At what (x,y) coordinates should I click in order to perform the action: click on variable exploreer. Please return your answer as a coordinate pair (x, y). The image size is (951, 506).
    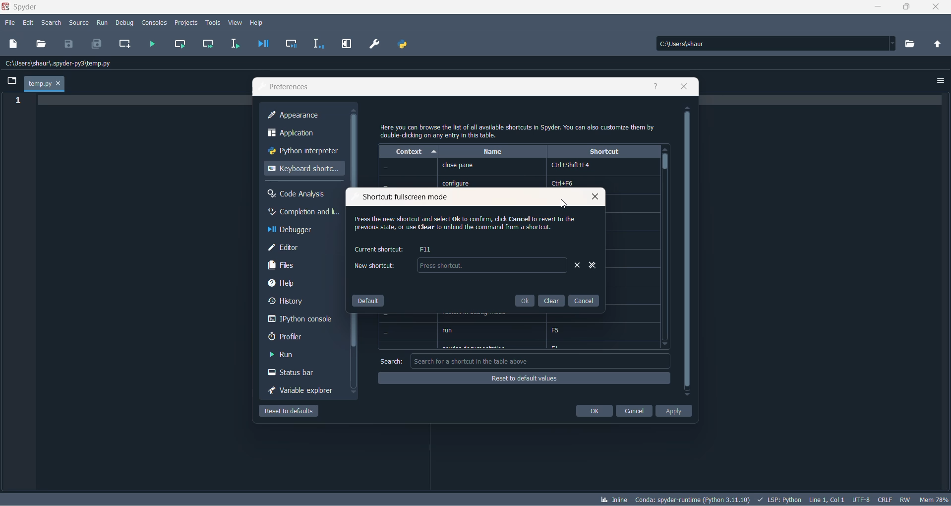
    Looking at the image, I should click on (300, 392).